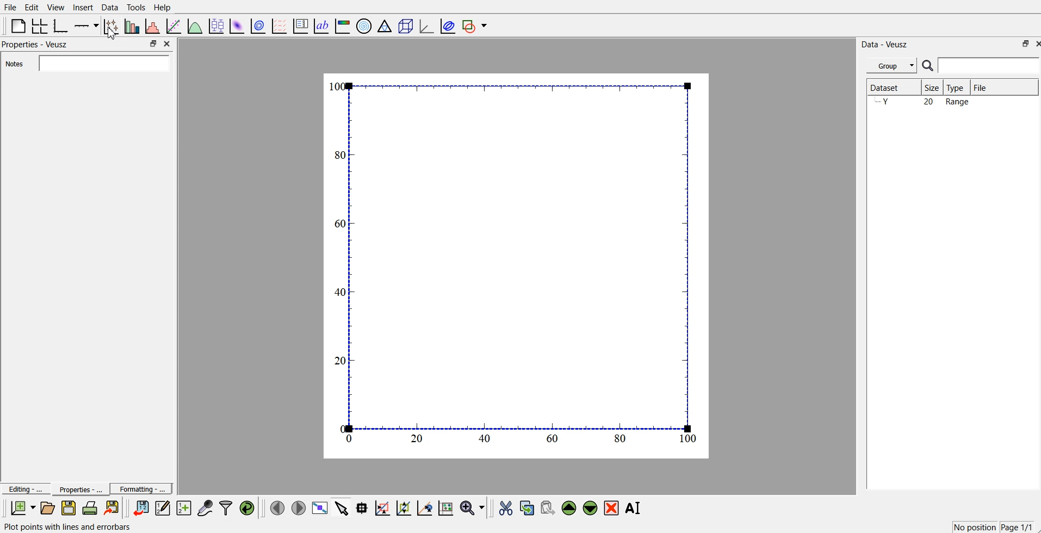  What do you see at coordinates (281, 26) in the screenshot?
I see `plot a vector field` at bounding box center [281, 26].